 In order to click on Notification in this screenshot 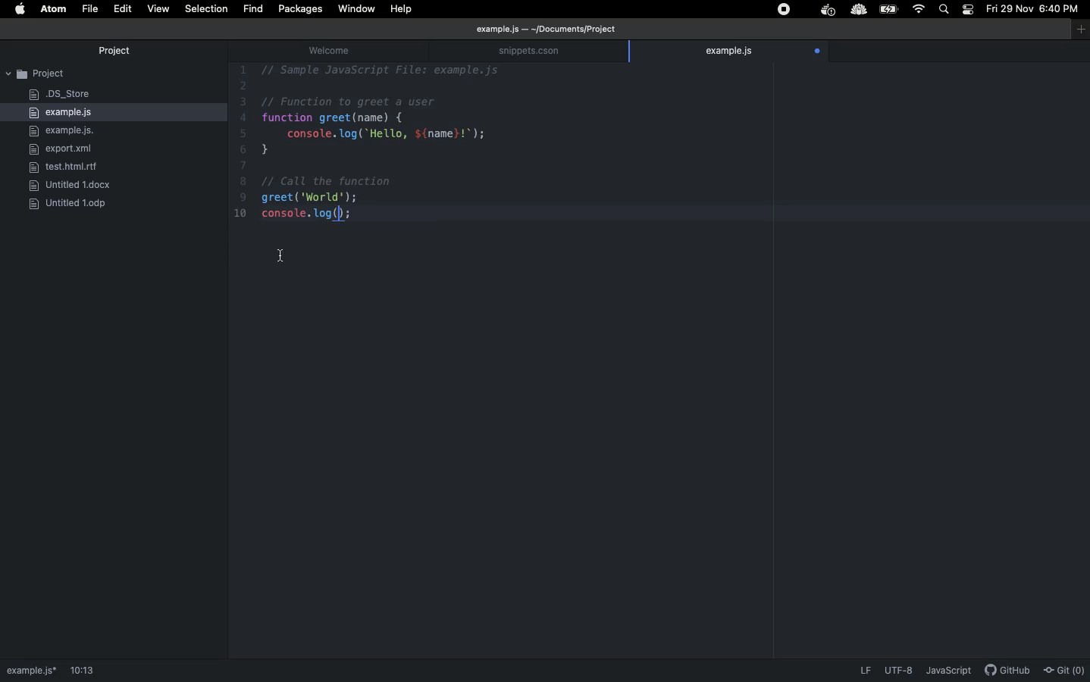, I will do `click(968, 9)`.